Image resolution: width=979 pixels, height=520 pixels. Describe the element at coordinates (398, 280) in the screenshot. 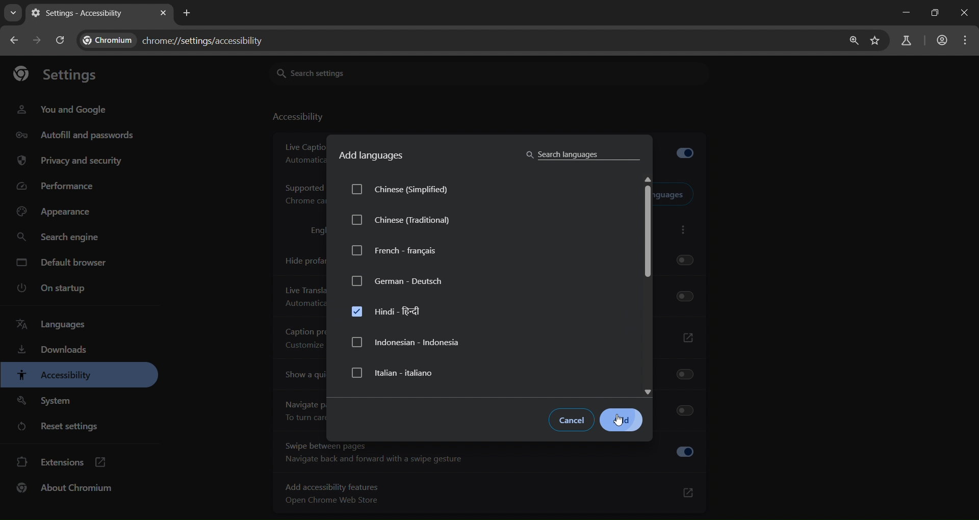

I see `German - Deutsch` at that location.